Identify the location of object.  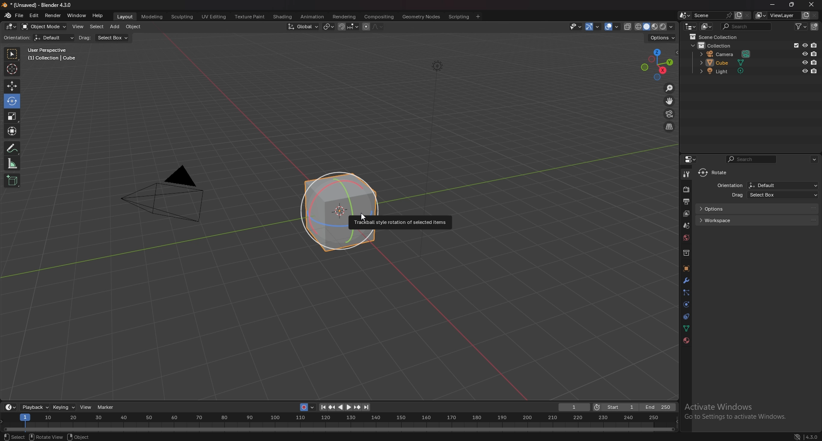
(134, 27).